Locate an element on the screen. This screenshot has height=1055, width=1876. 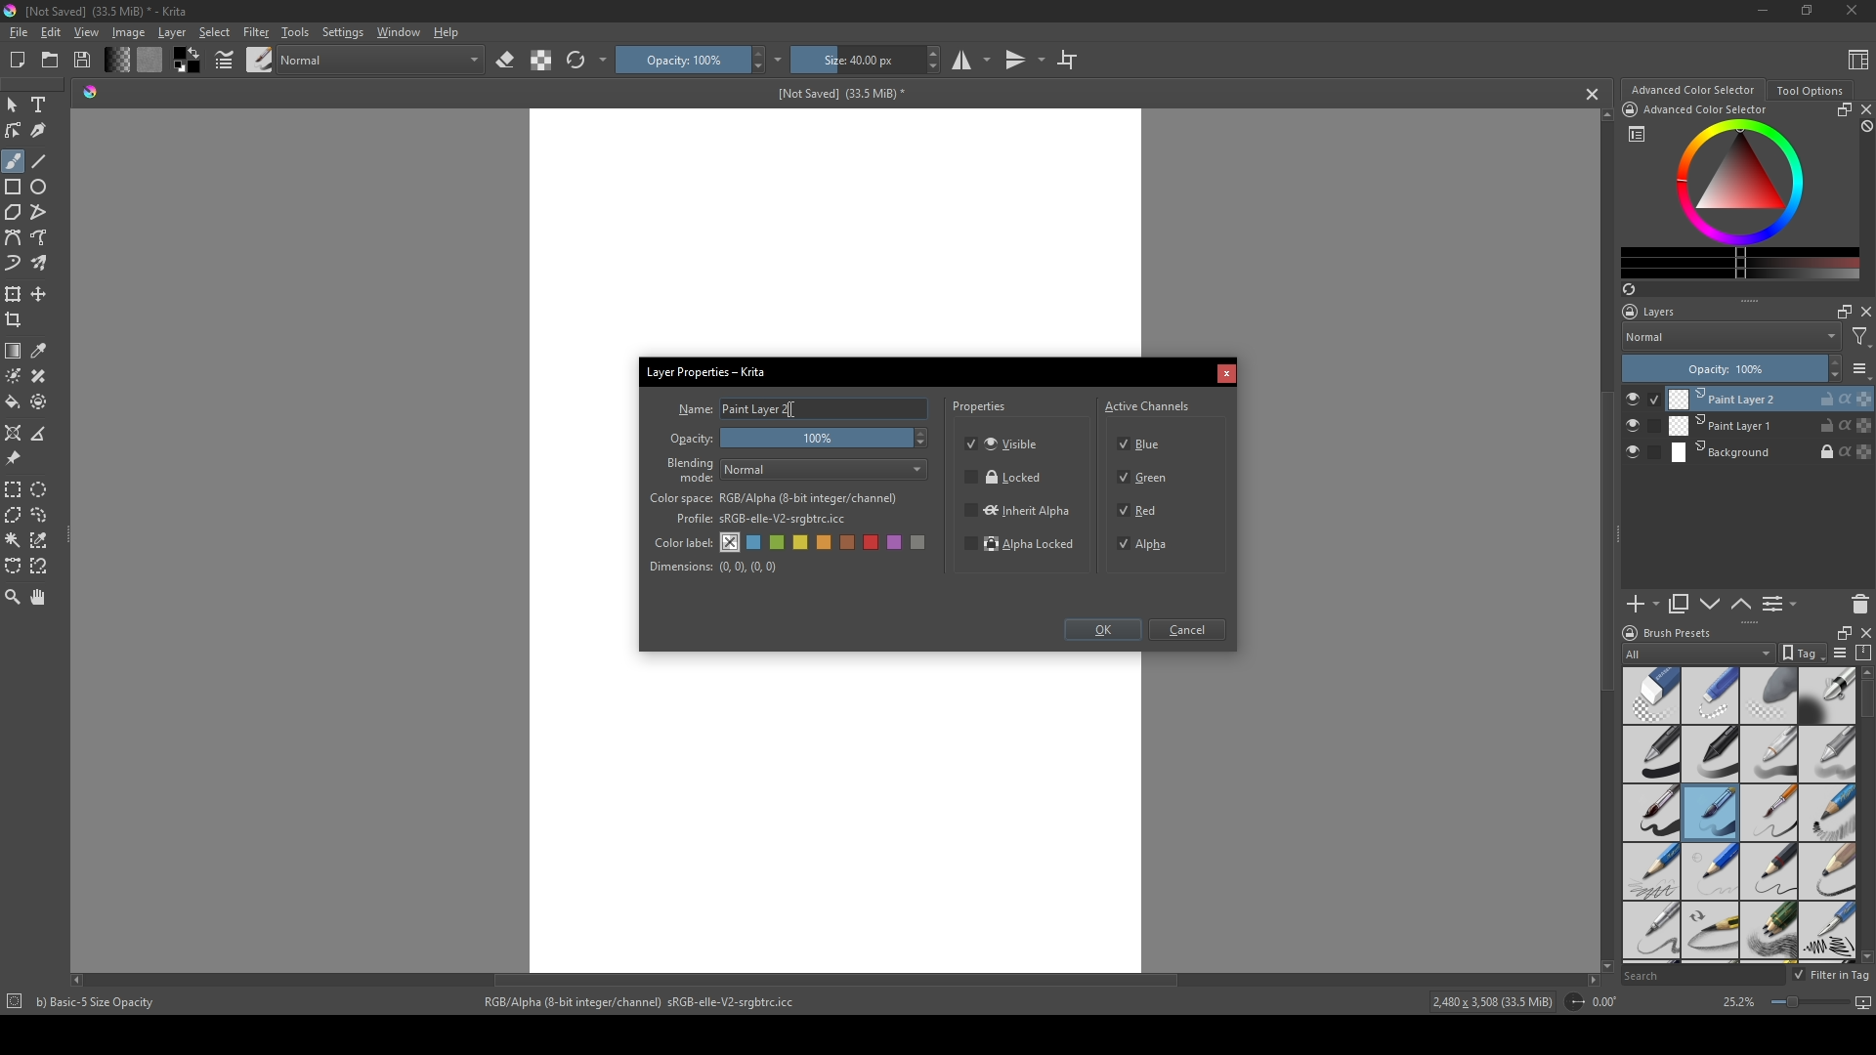
studio mode is located at coordinates (971, 60).